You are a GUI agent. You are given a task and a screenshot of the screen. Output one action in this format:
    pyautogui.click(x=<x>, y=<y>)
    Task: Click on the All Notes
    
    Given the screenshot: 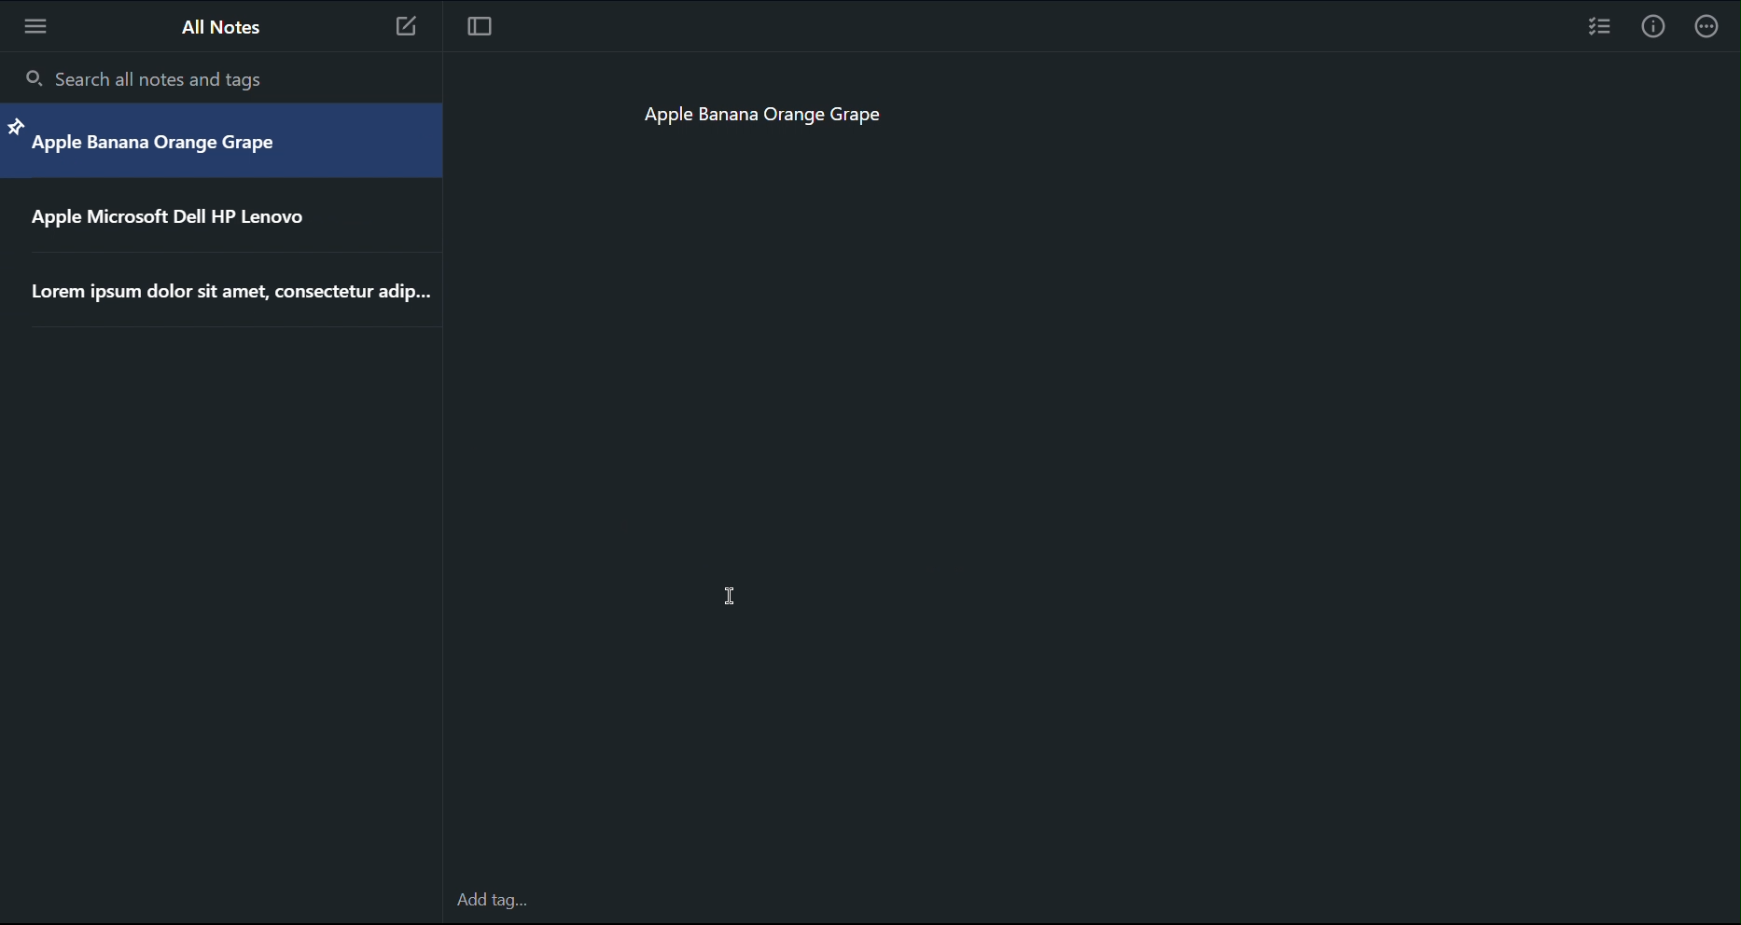 What is the action you would take?
    pyautogui.click(x=224, y=31)
    